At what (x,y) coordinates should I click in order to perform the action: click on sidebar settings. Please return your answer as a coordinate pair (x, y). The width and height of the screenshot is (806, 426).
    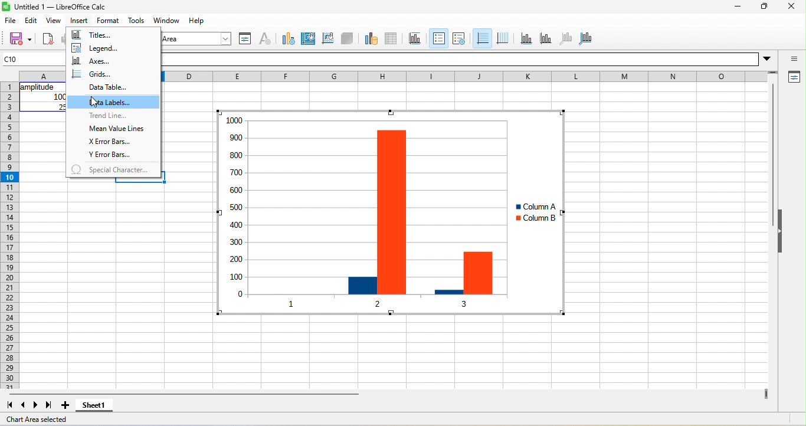
    Looking at the image, I should click on (794, 60).